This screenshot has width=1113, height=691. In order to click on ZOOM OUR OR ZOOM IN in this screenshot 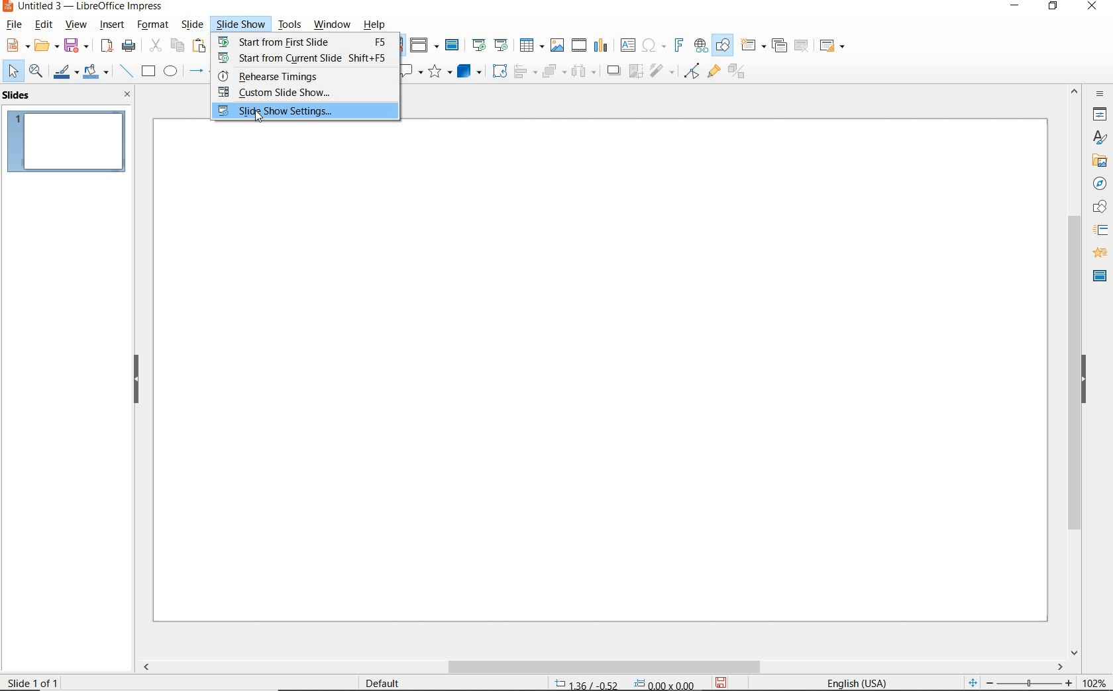, I will do `click(1018, 681)`.